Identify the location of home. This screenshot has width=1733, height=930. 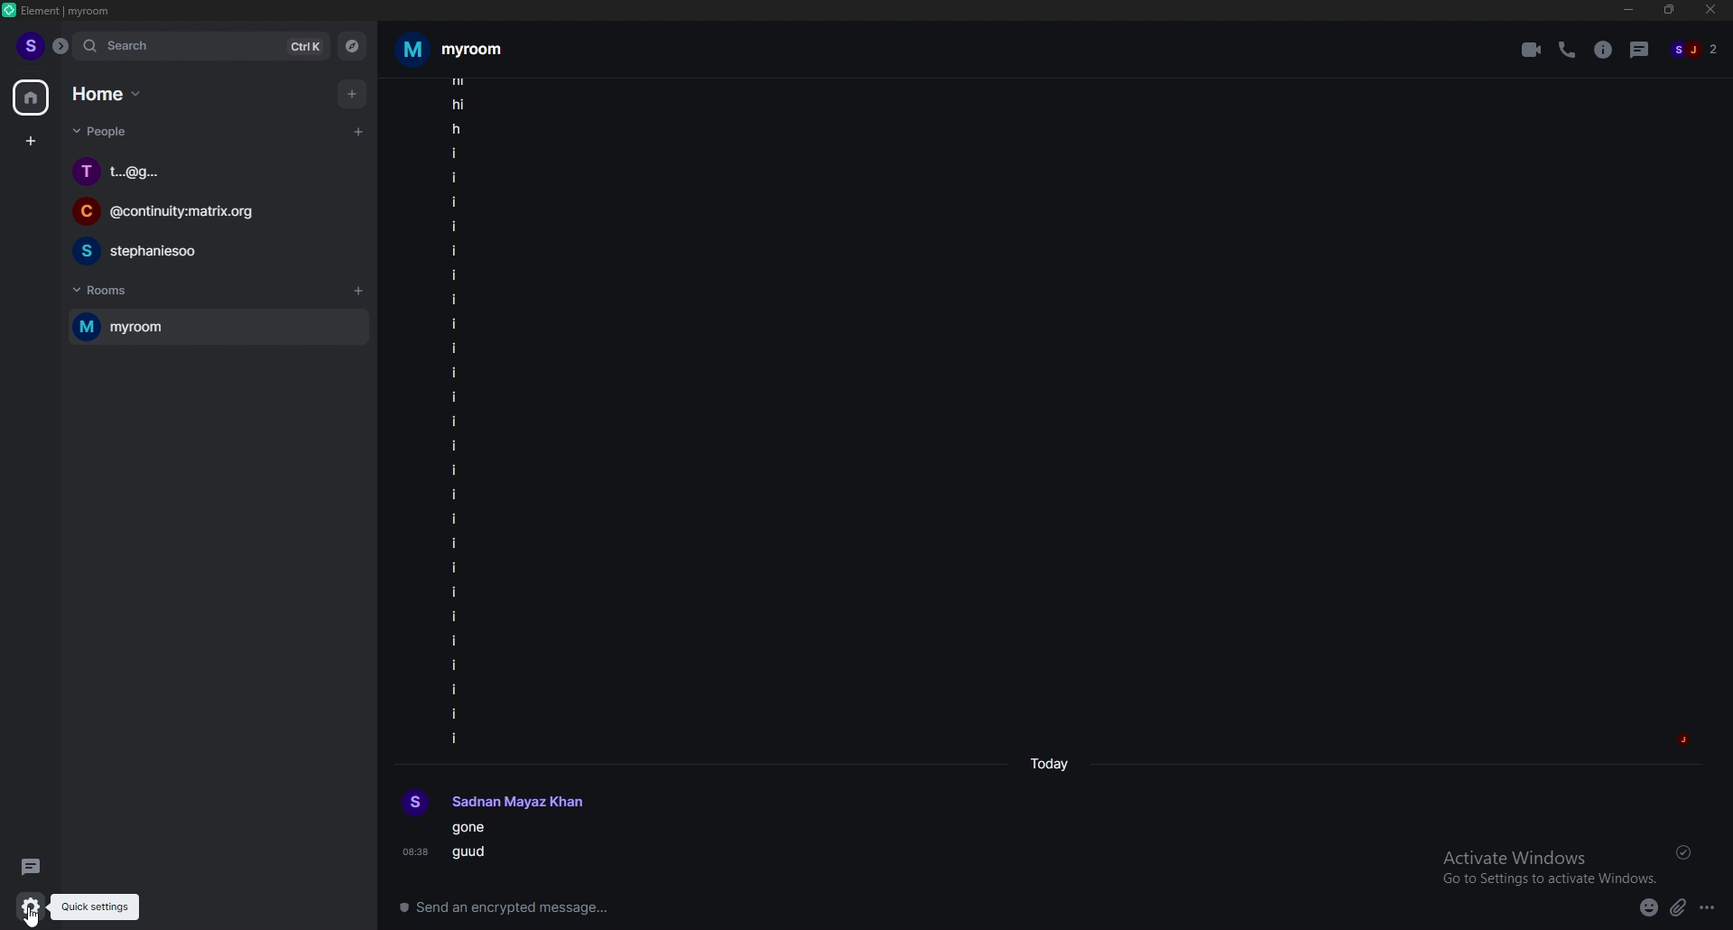
(32, 98).